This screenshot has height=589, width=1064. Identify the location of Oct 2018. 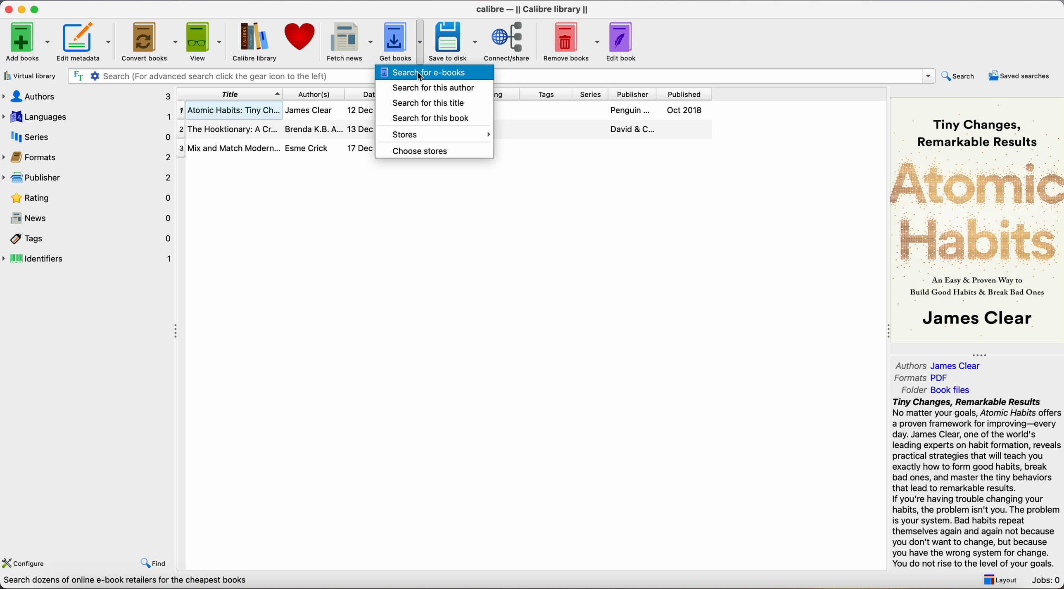
(683, 110).